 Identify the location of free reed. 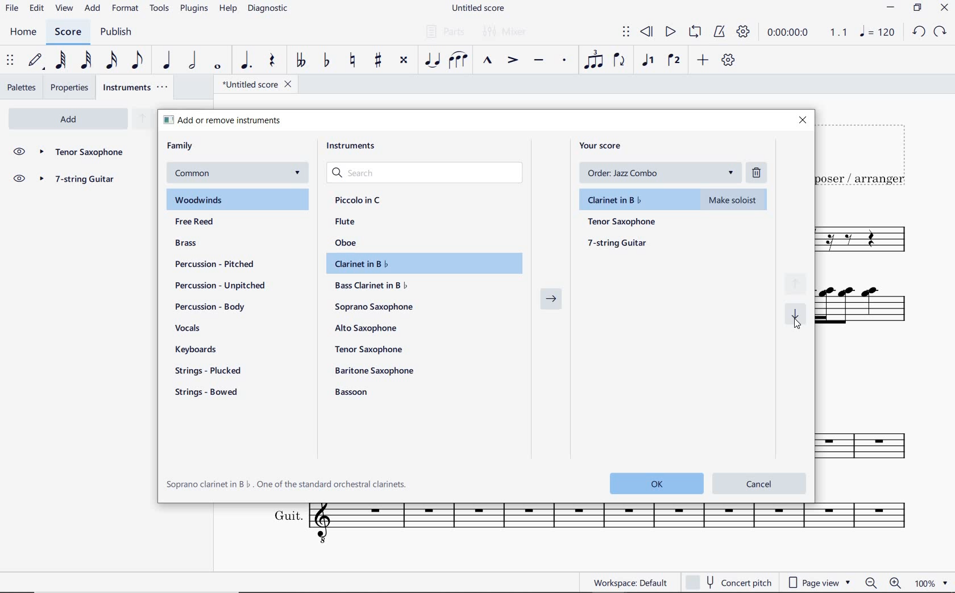
(217, 223).